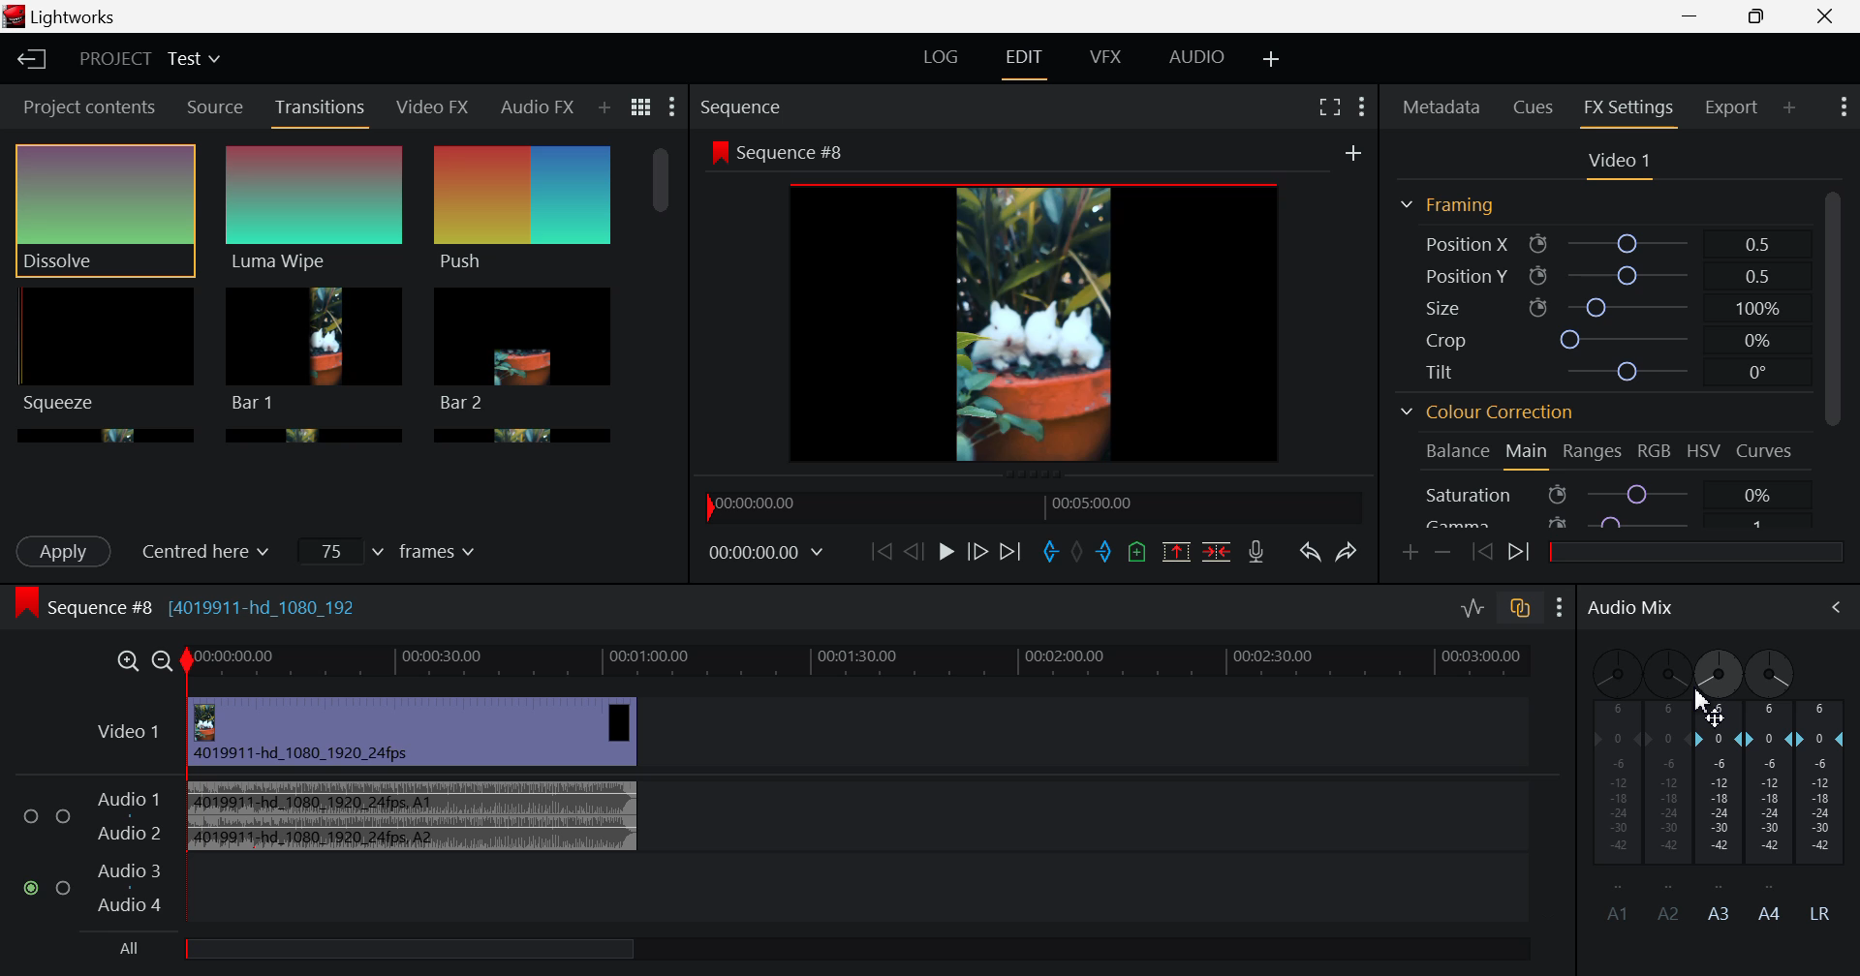 The image size is (1860, 976). Describe the element at coordinates (1827, 809) in the screenshot. I see `LR Decibel Level` at that location.